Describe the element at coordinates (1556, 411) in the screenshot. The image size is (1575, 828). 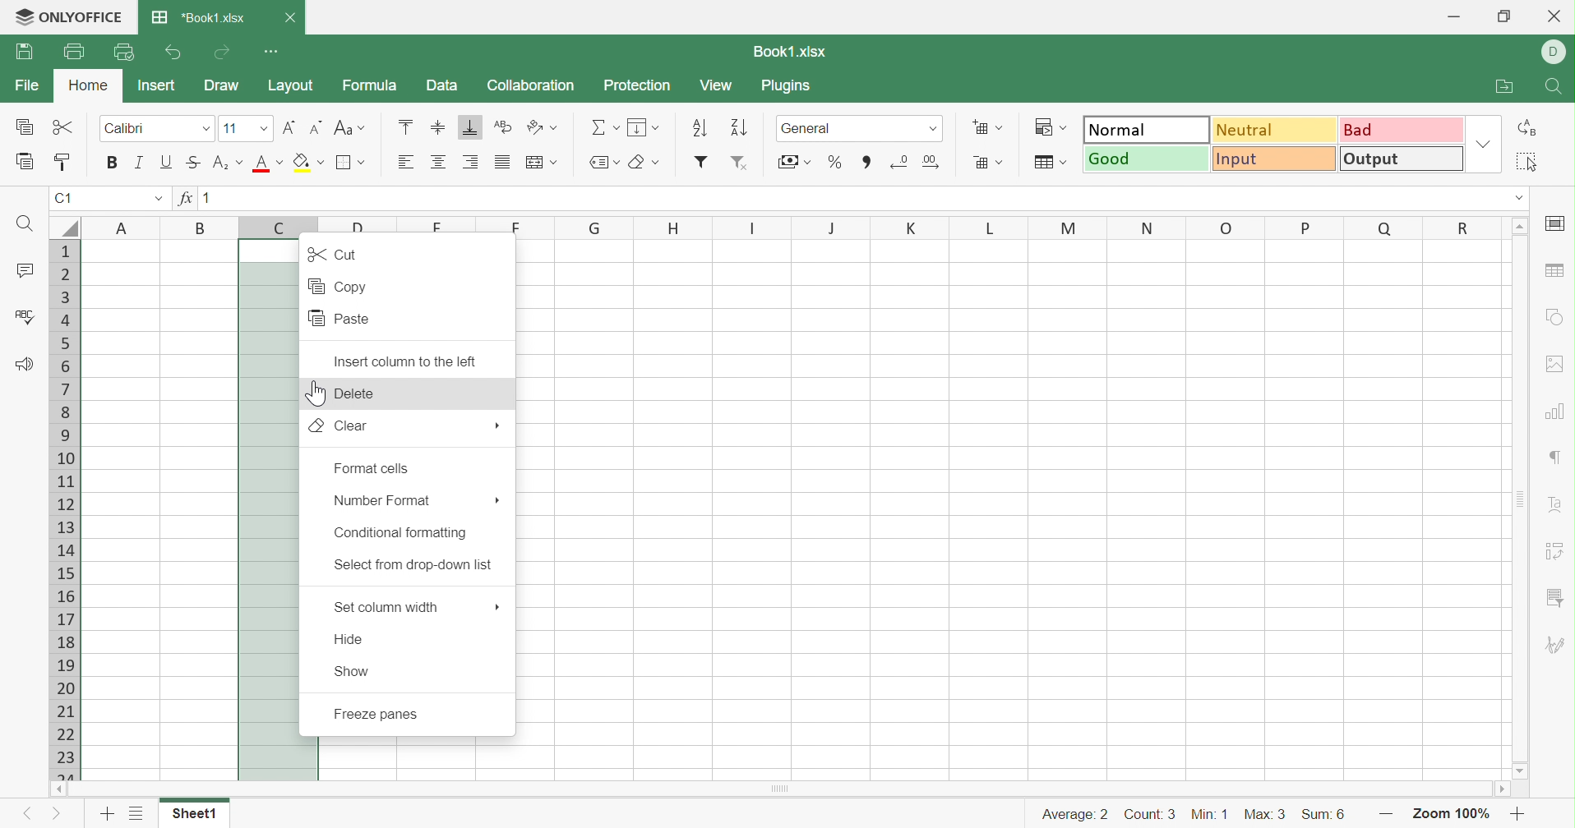
I see `Chart settings` at that location.